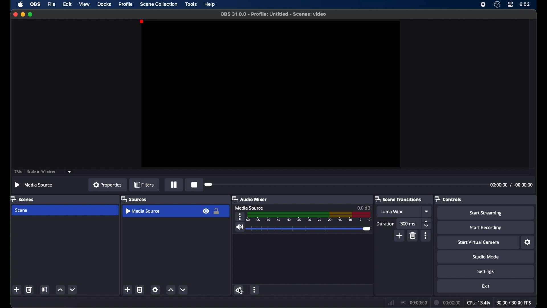  What do you see at coordinates (241, 291) in the screenshot?
I see `cursor` at bounding box center [241, 291].